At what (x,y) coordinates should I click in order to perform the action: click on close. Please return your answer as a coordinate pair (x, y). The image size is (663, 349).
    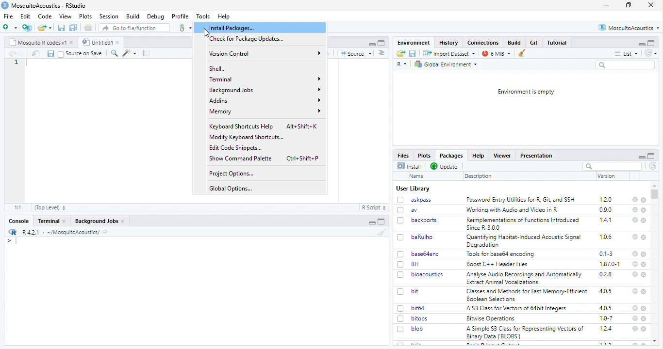
    Looking at the image, I should click on (119, 42).